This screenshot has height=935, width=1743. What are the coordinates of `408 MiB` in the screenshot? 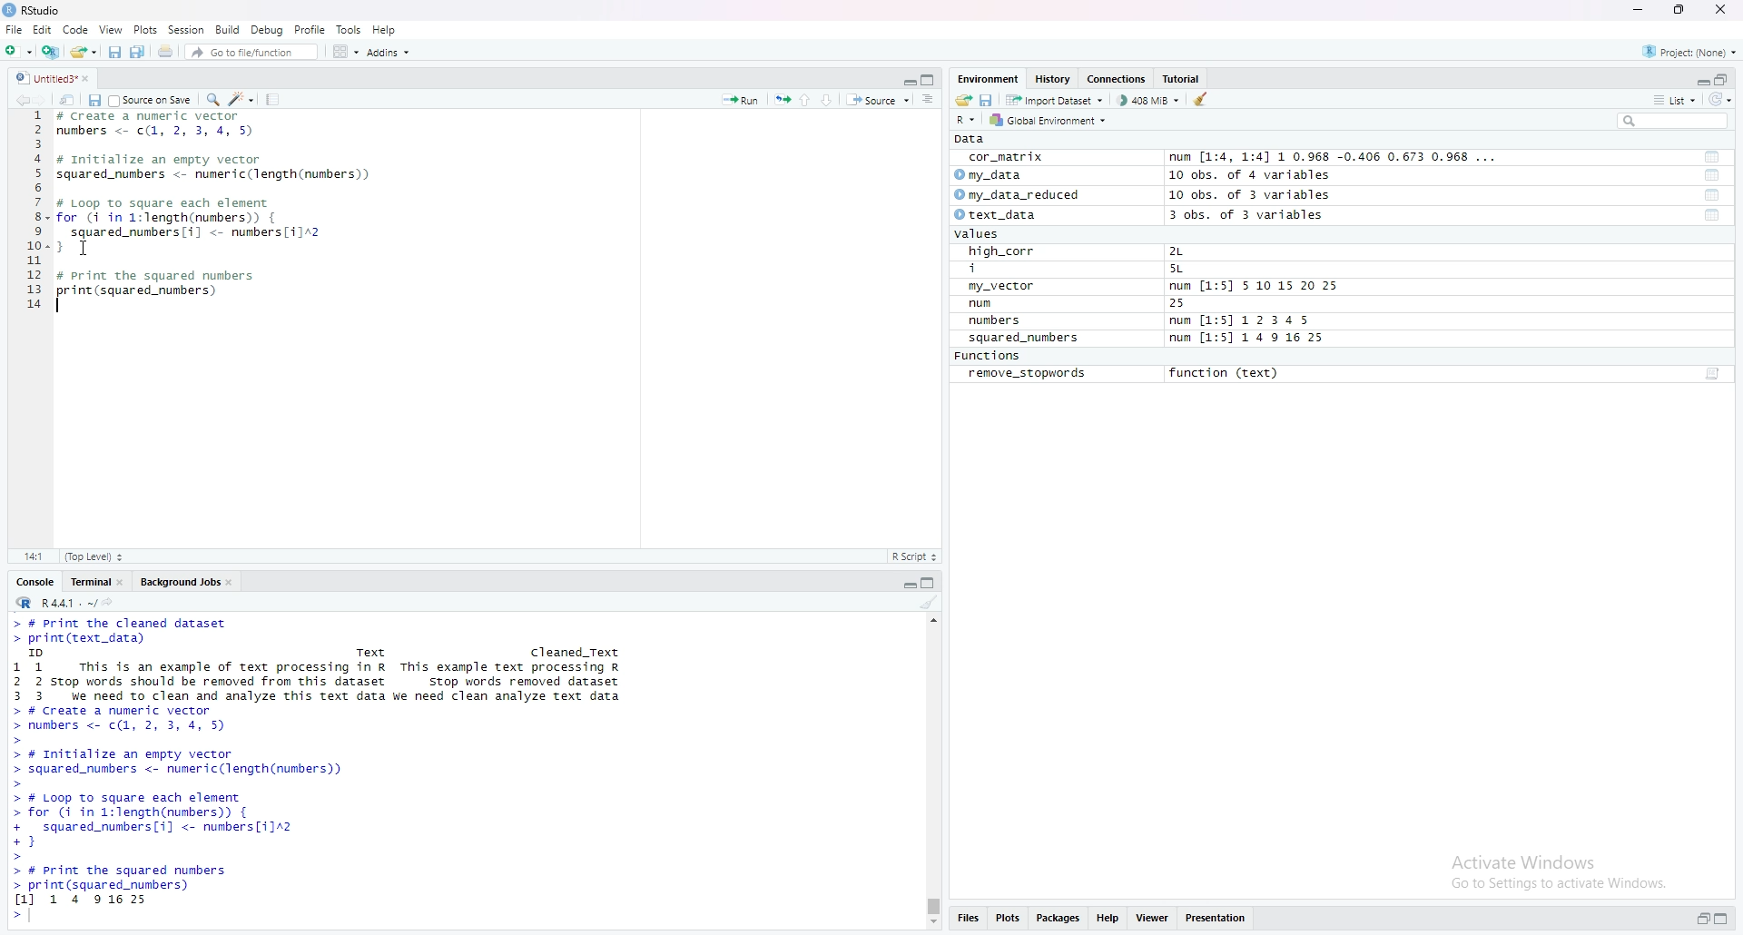 It's located at (1147, 100).